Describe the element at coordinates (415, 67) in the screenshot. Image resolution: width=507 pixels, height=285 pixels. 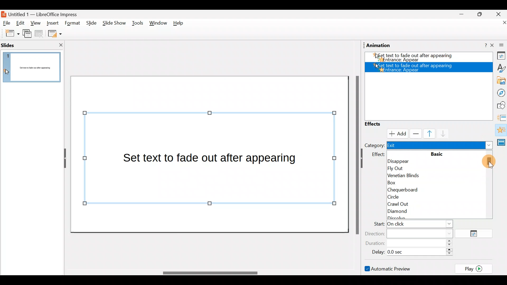
I see `Appear effect added` at that location.